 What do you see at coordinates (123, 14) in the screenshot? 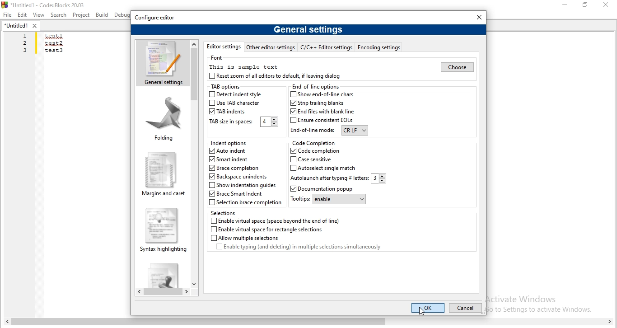
I see `Debug ` at bounding box center [123, 14].